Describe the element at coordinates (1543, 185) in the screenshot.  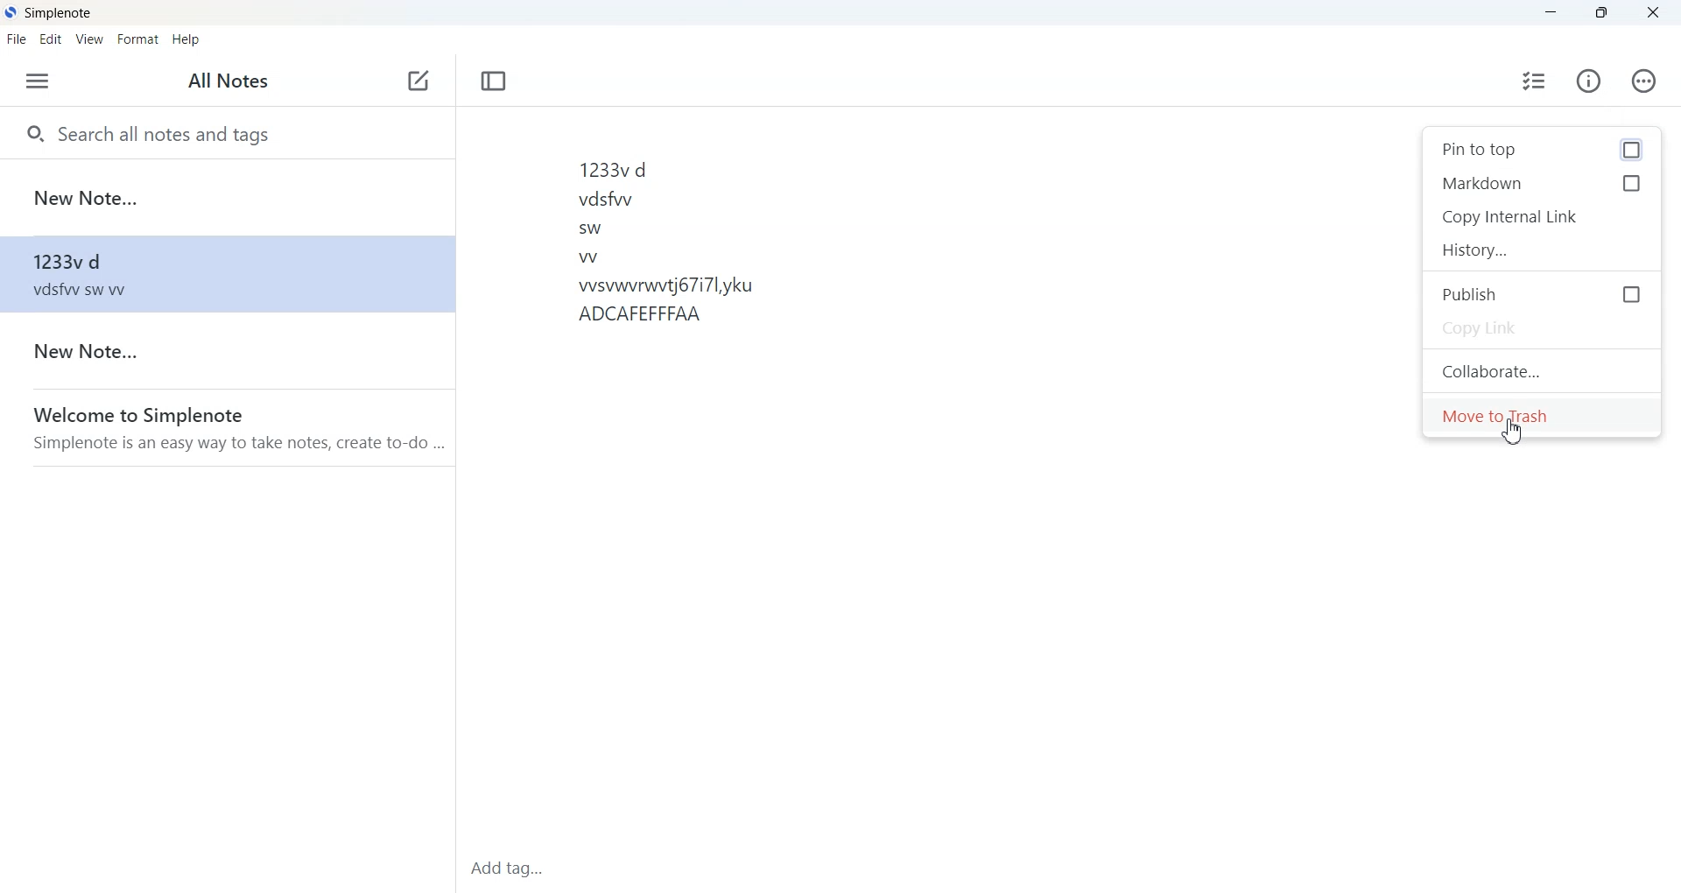
I see `Markdown checklist` at that location.